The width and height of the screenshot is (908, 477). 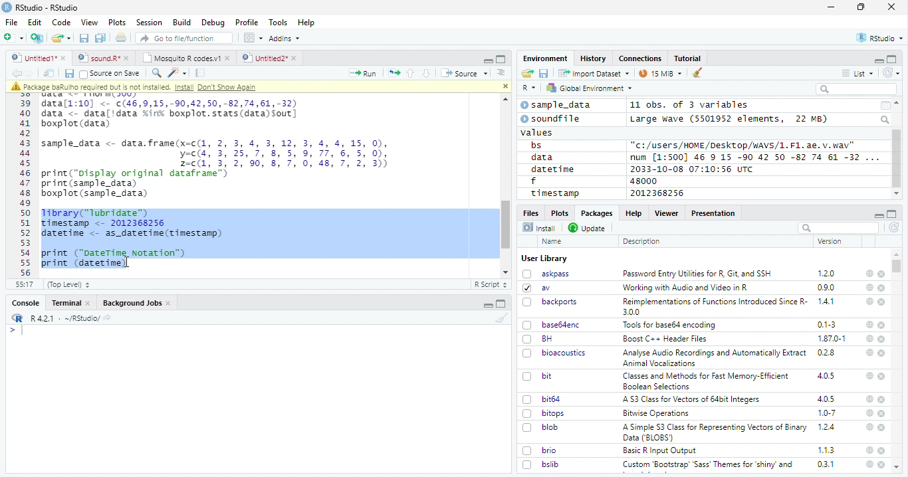 I want to click on Large wave (5501952 elements, 22 MB), so click(x=731, y=119).